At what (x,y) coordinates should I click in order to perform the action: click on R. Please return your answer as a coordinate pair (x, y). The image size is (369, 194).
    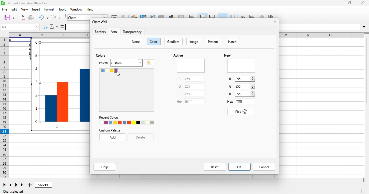
    Looking at the image, I should click on (180, 79).